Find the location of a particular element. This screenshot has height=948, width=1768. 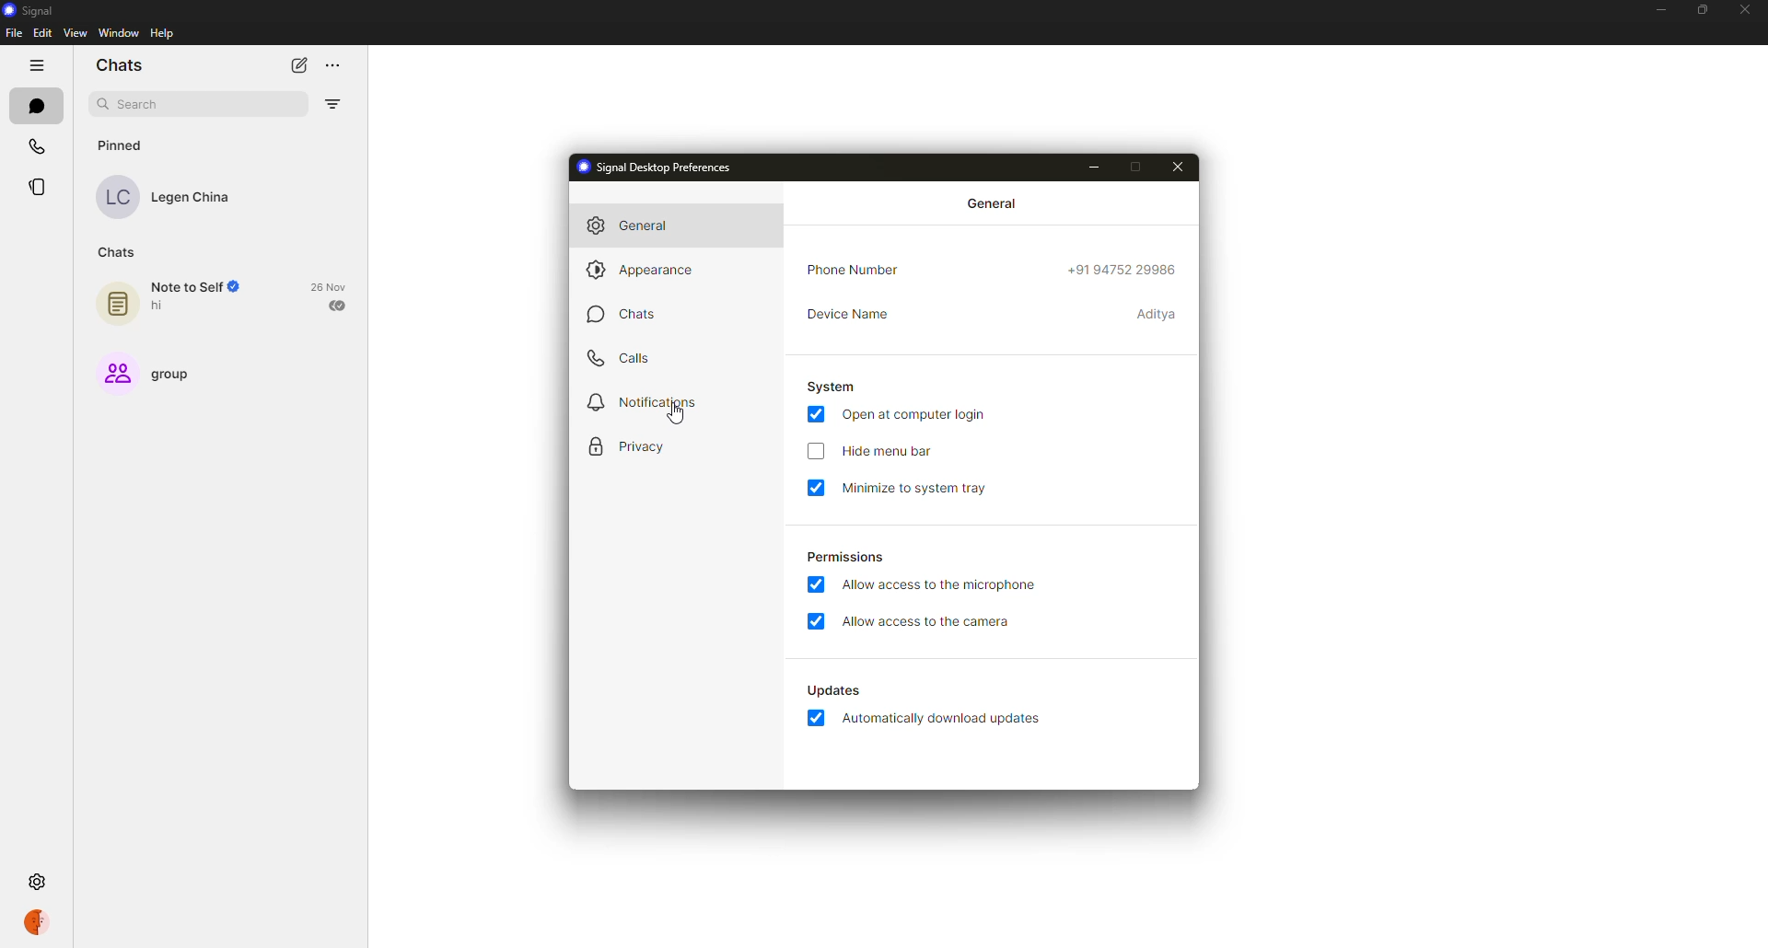

search is located at coordinates (142, 104).